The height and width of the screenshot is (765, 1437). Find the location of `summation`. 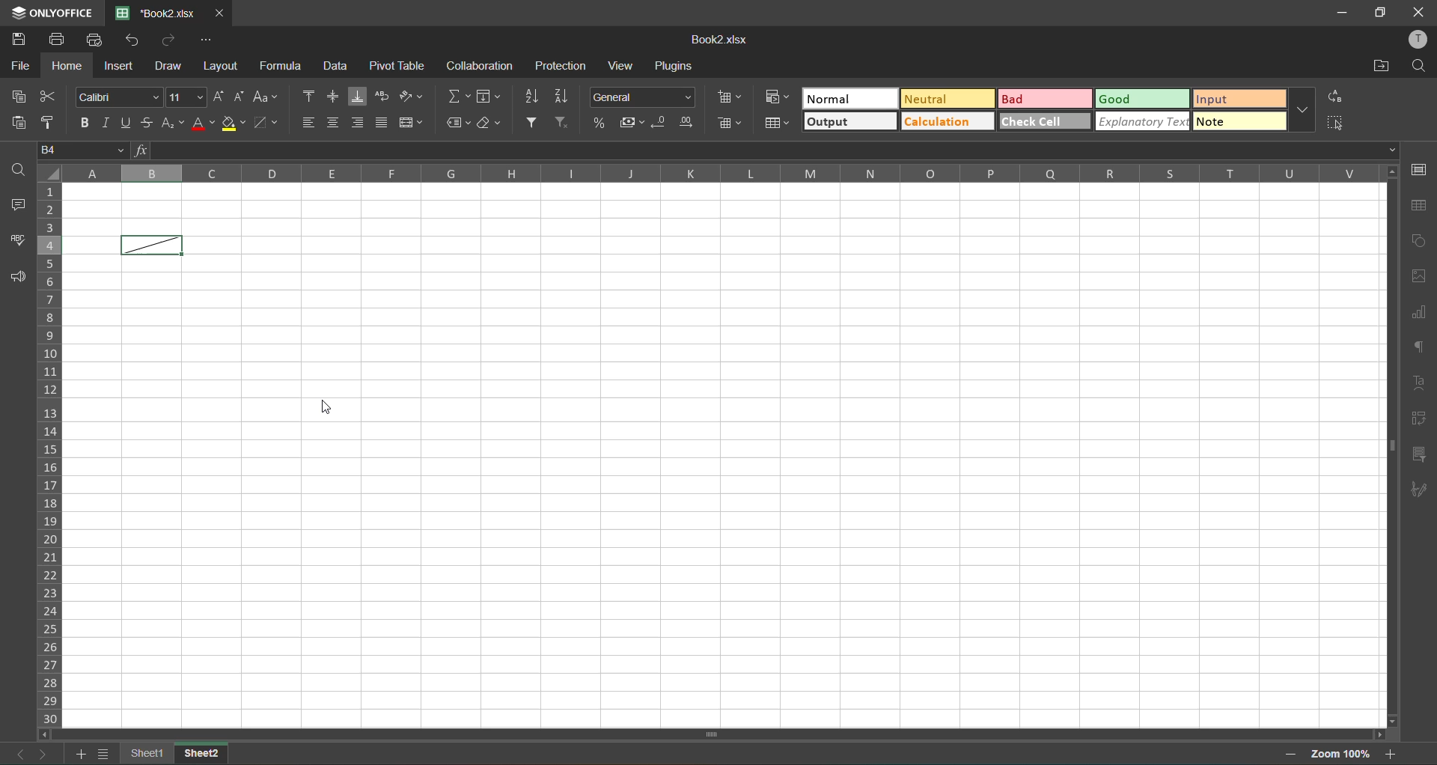

summation is located at coordinates (460, 96).